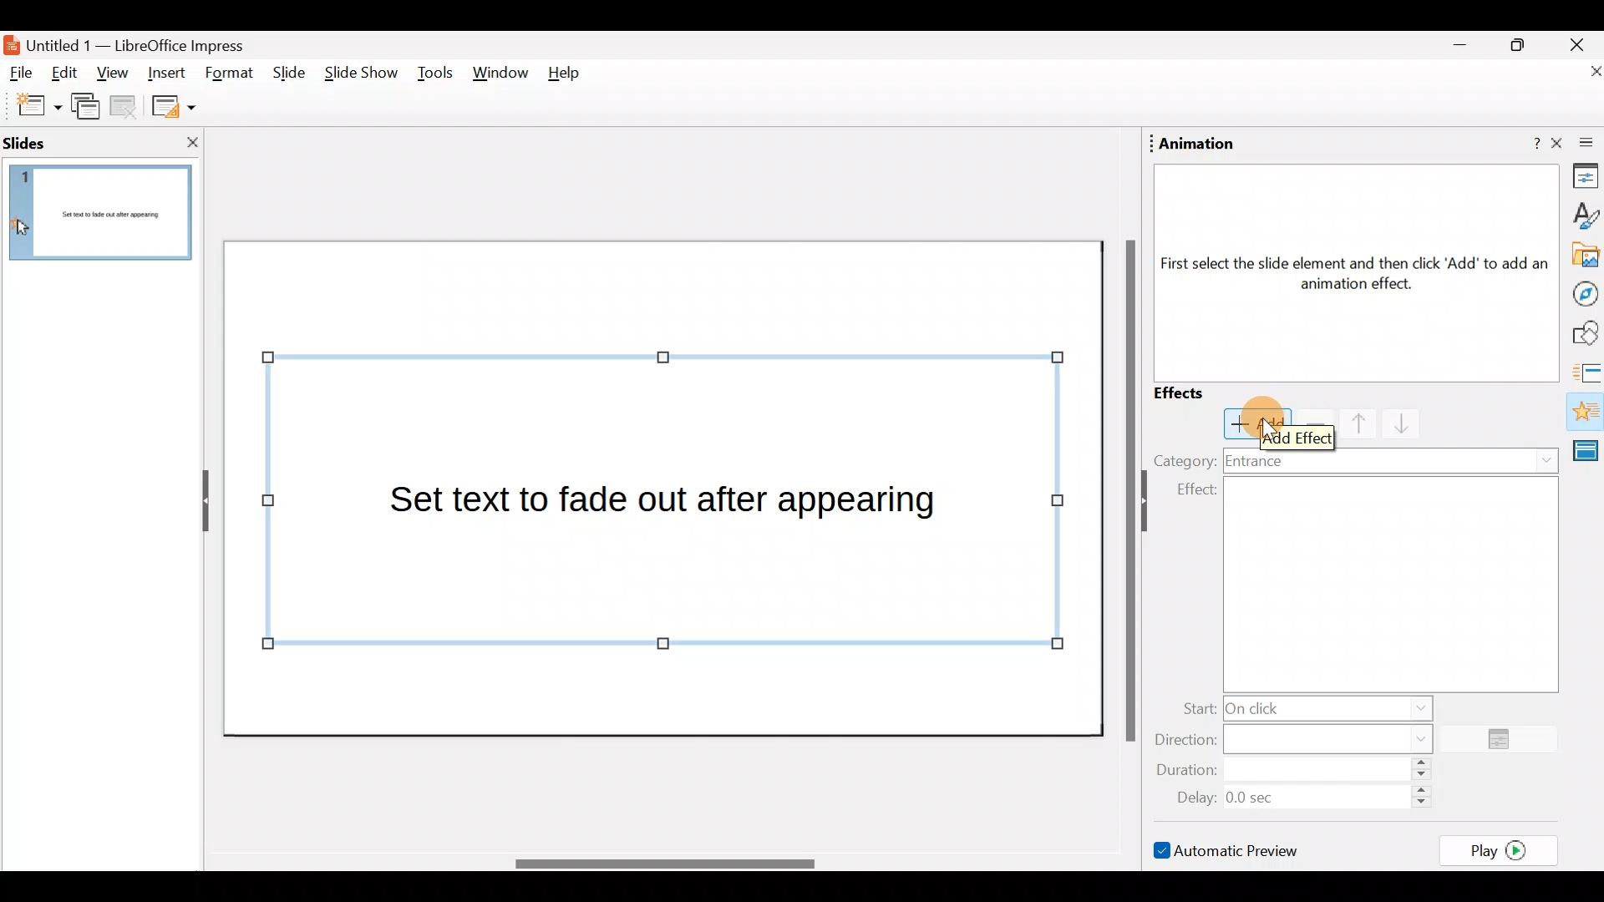  Describe the element at coordinates (1505, 740) in the screenshot. I see `Options` at that location.